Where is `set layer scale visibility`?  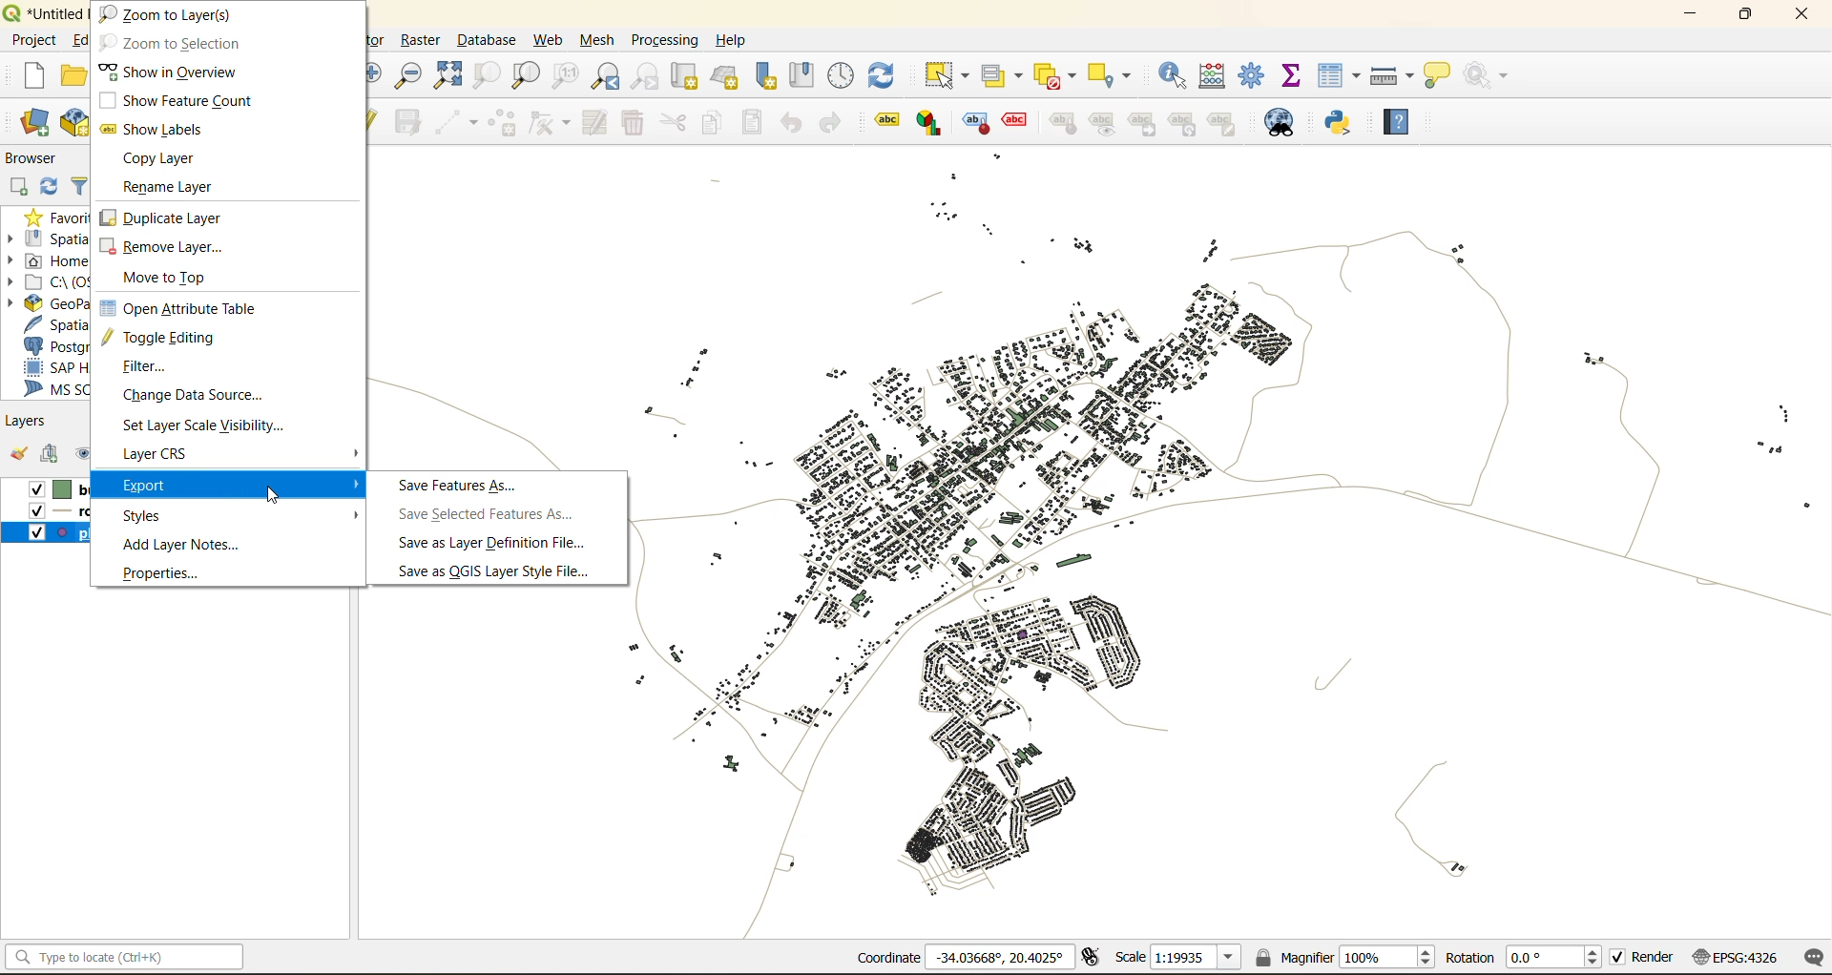
set layer scale visibility is located at coordinates (202, 426).